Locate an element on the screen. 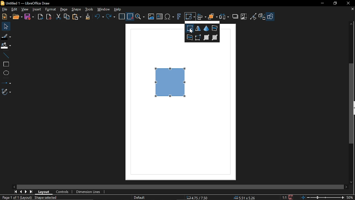 Image resolution: width=355 pixels, height=200 pixels. Rectangle (selected diagram) is located at coordinates (171, 82).